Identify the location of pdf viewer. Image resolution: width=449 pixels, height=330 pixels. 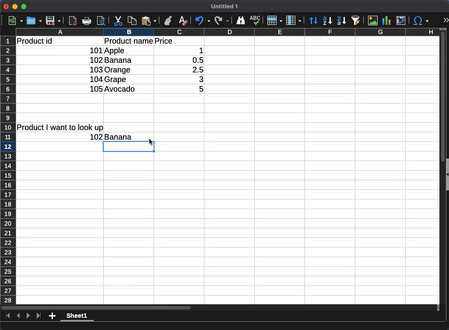
(73, 21).